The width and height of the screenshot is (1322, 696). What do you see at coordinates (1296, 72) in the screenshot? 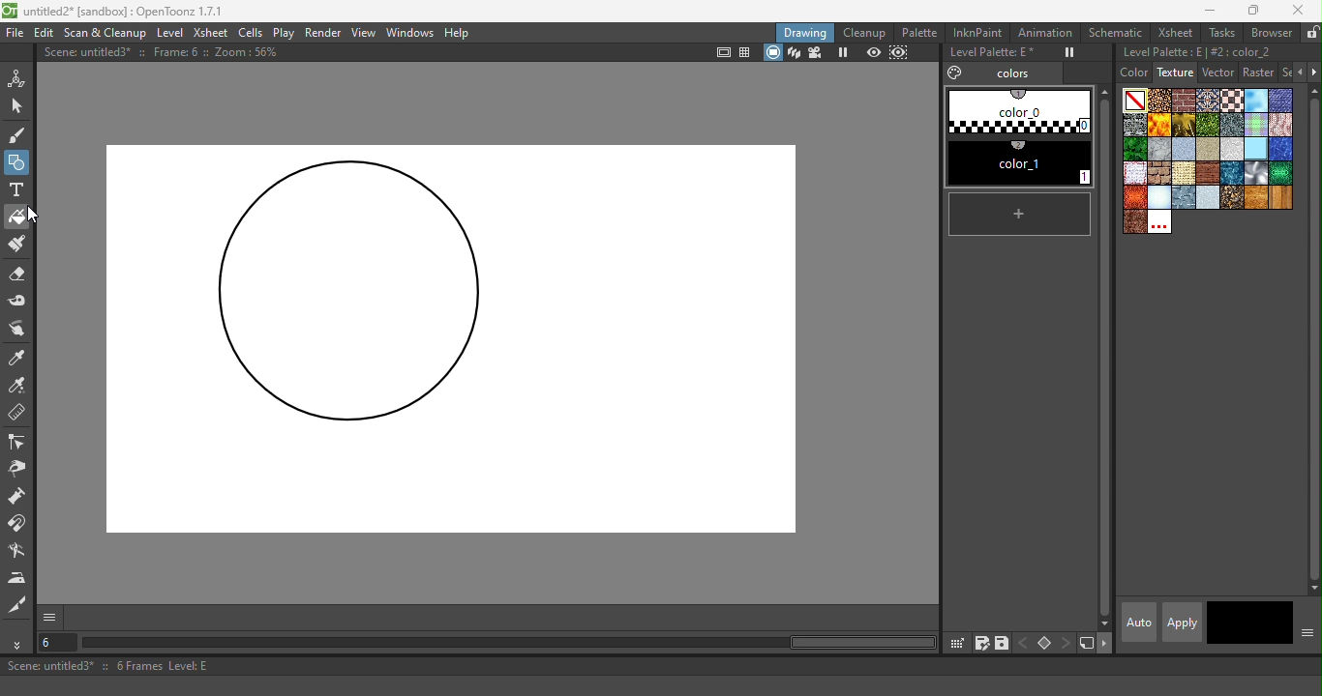
I see `Previous` at bounding box center [1296, 72].